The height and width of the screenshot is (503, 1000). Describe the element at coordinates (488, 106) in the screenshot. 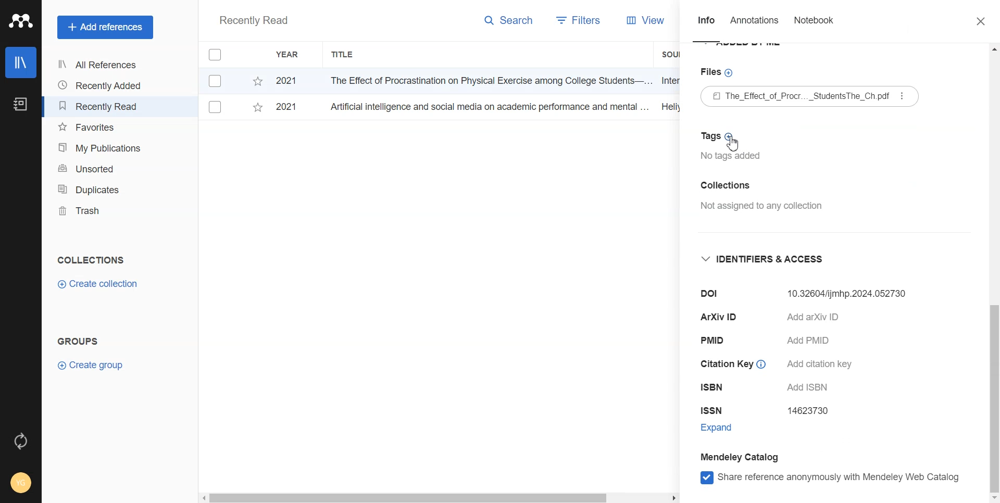

I see `Artificial intelligence and social media on academic performance and mental ...` at that location.